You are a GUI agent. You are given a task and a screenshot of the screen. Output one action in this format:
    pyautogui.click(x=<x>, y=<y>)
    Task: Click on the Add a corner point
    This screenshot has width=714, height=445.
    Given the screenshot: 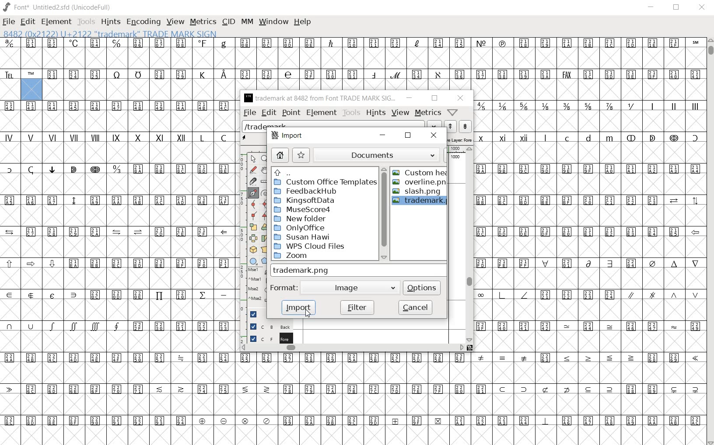 What is the action you would take?
    pyautogui.click(x=264, y=216)
    